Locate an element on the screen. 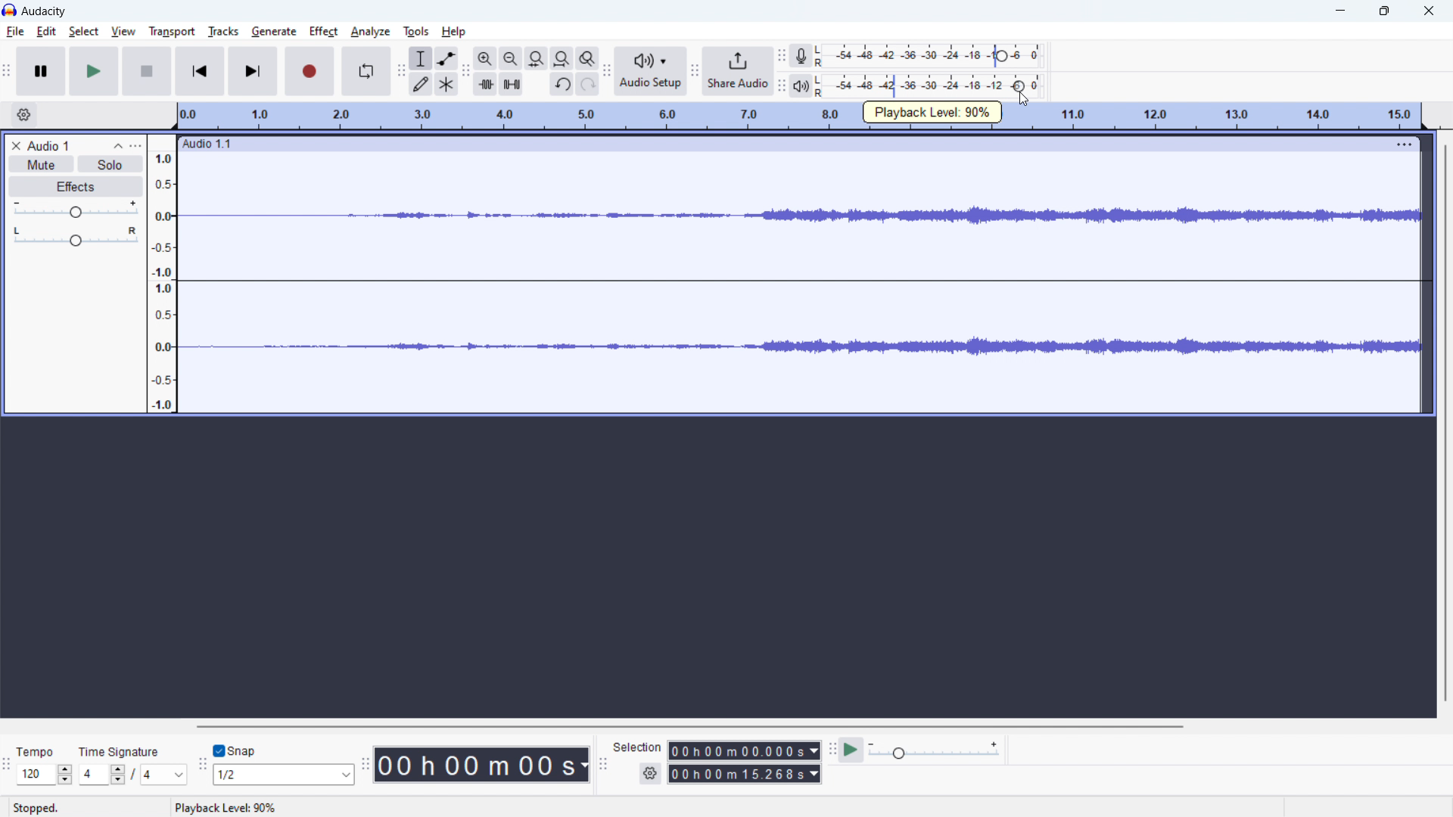  playback speed is located at coordinates (934, 750).